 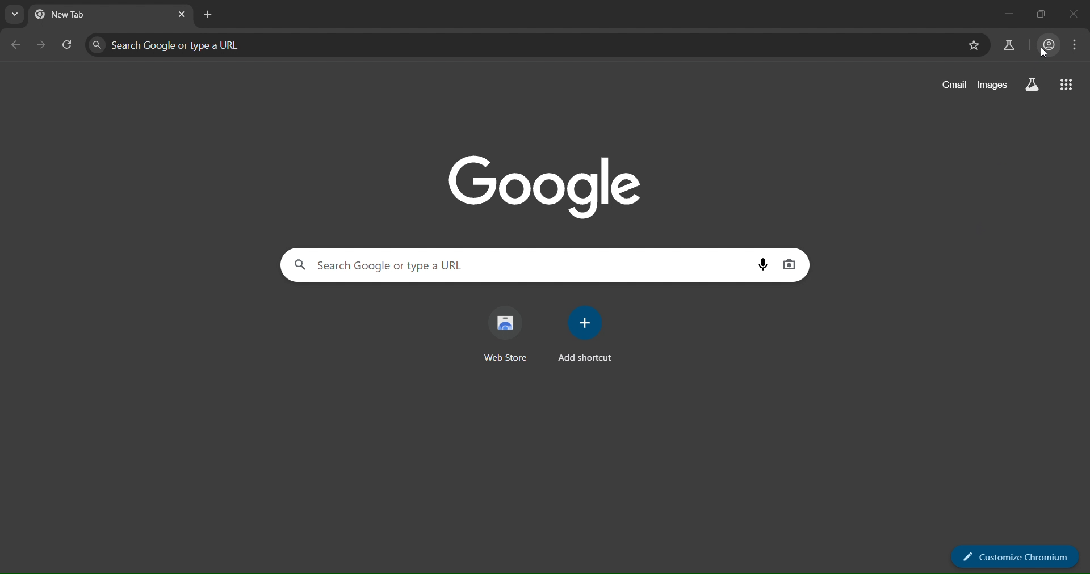 I want to click on search google or type a URL, so click(x=520, y=45).